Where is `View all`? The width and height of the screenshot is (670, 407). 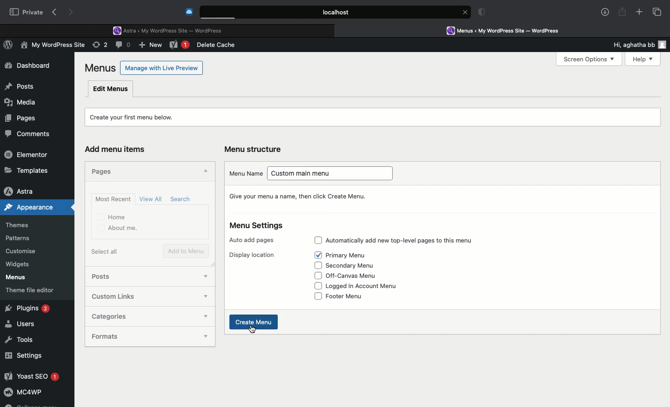
View all is located at coordinates (152, 199).